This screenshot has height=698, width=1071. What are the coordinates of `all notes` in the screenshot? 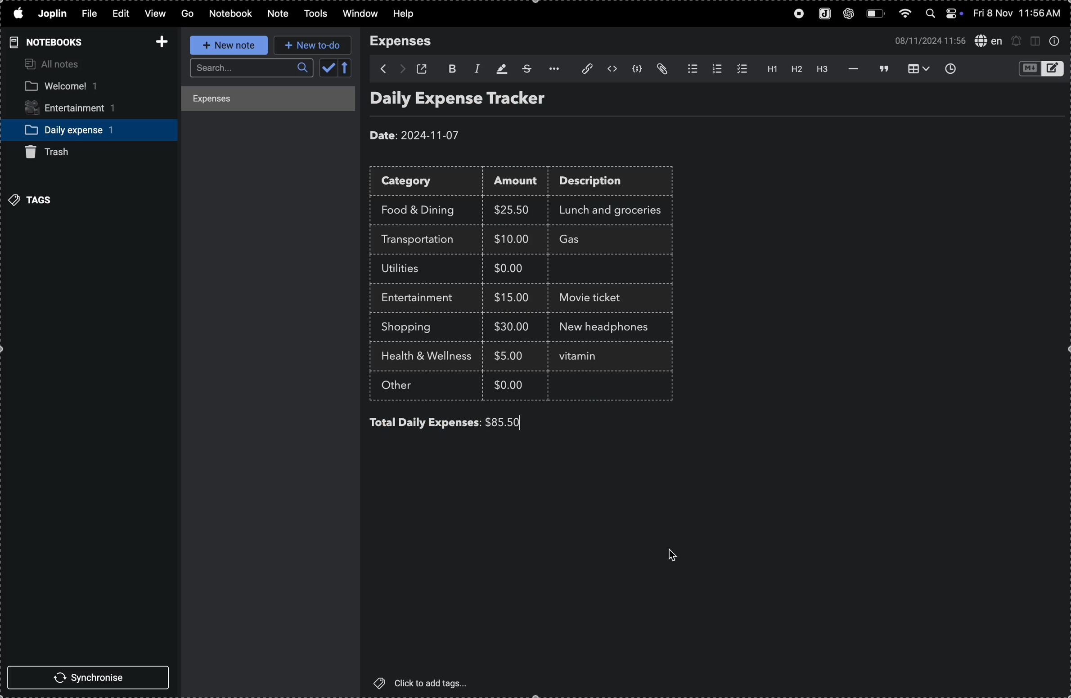 It's located at (54, 65).